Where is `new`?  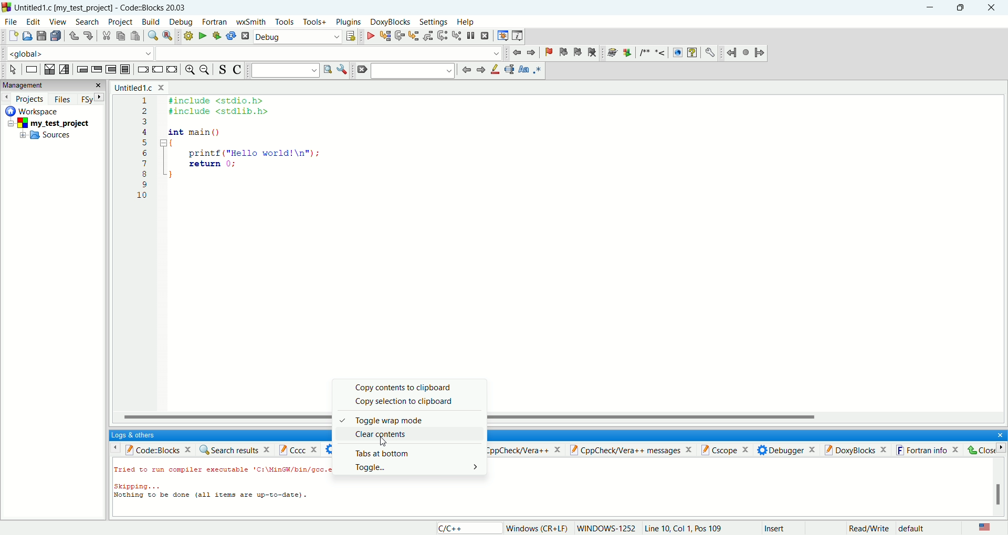 new is located at coordinates (13, 36).